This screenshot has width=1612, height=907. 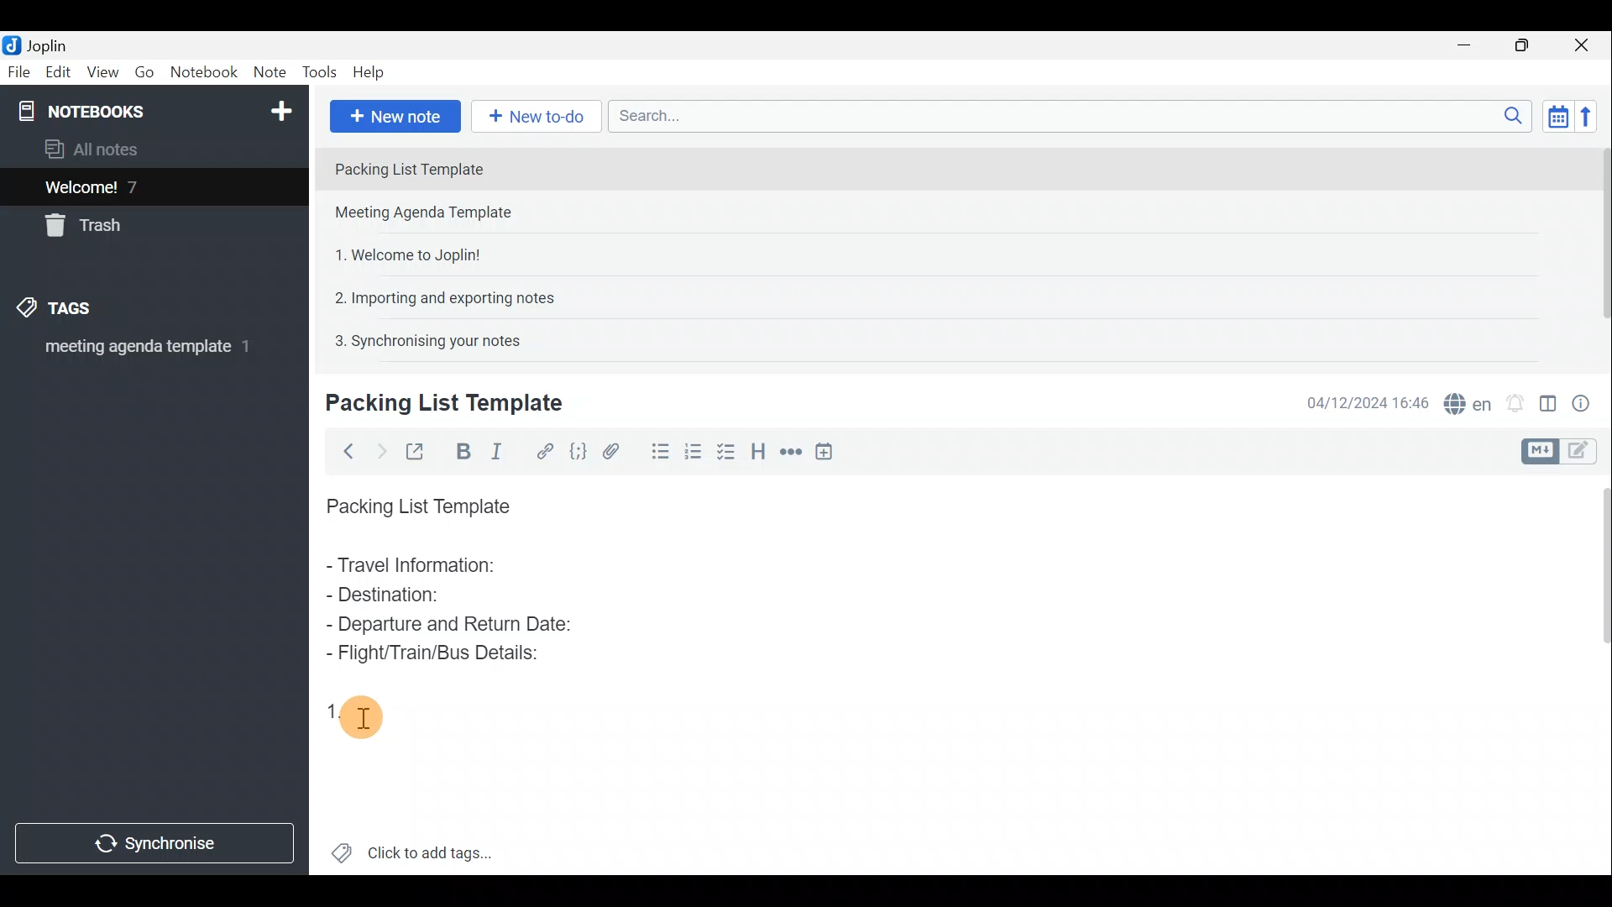 What do you see at coordinates (394, 114) in the screenshot?
I see `New note` at bounding box center [394, 114].